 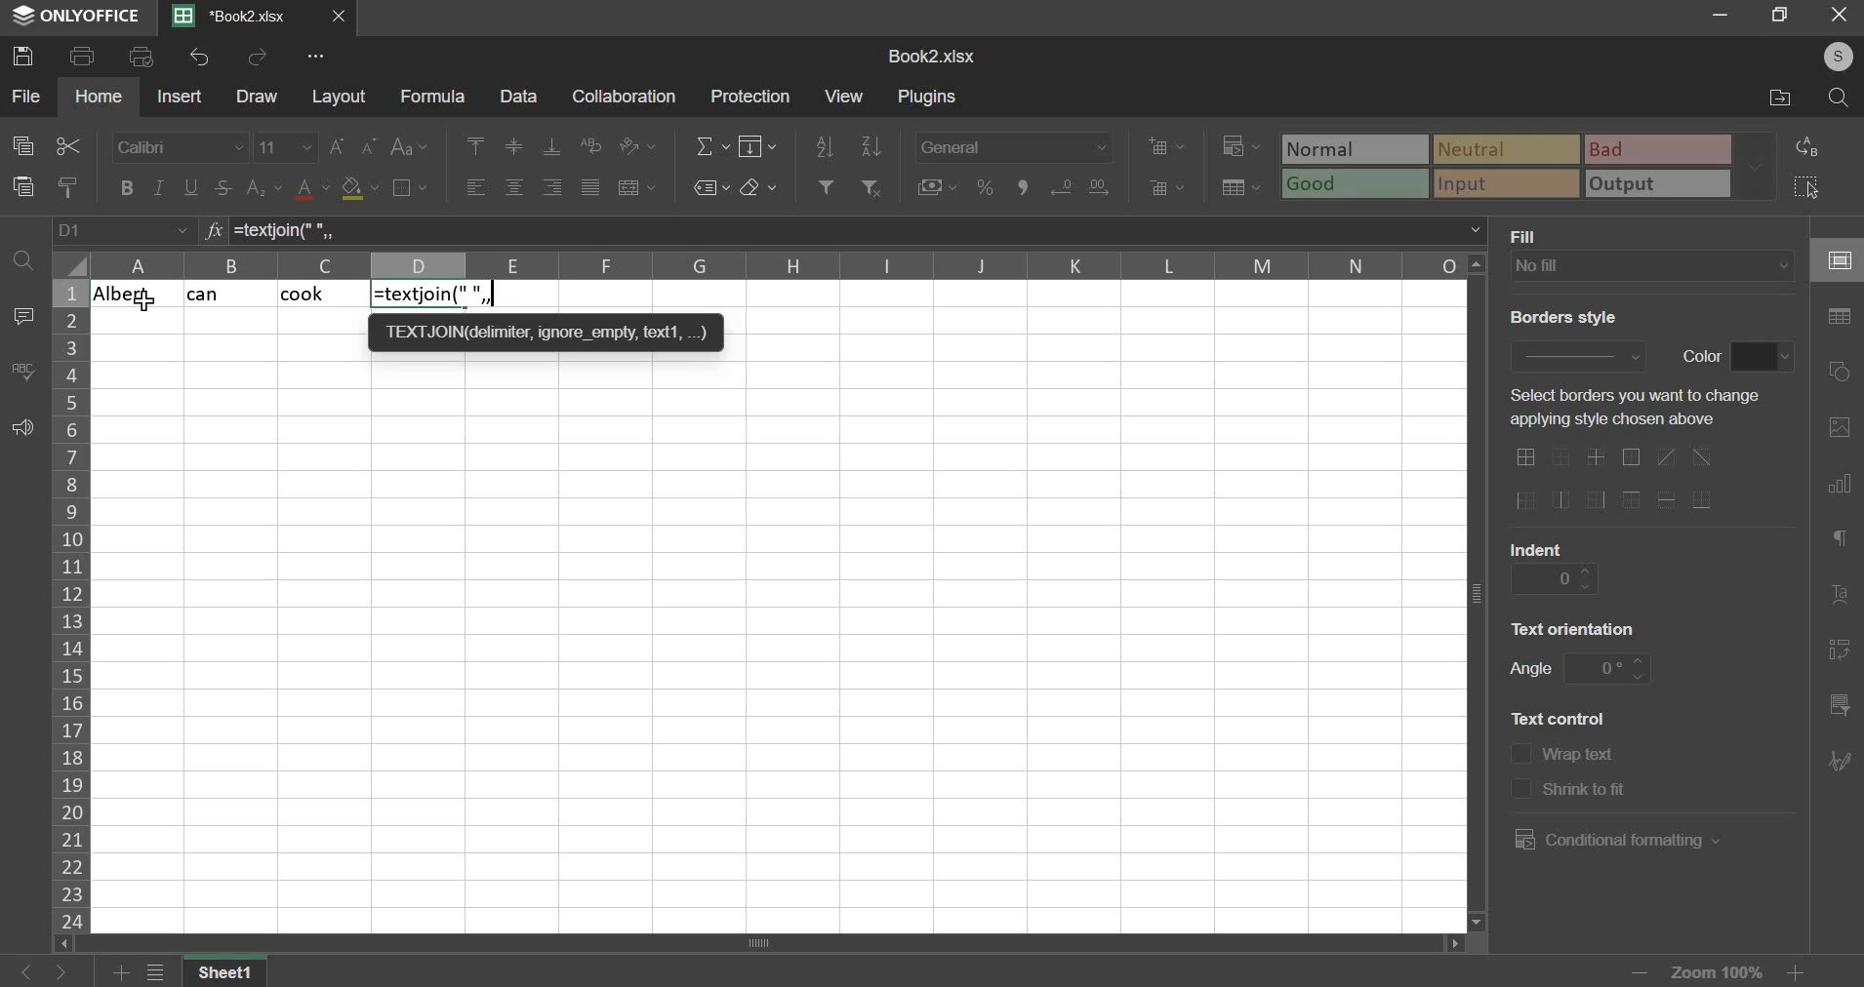 I want to click on view all sheets, so click(x=166, y=973).